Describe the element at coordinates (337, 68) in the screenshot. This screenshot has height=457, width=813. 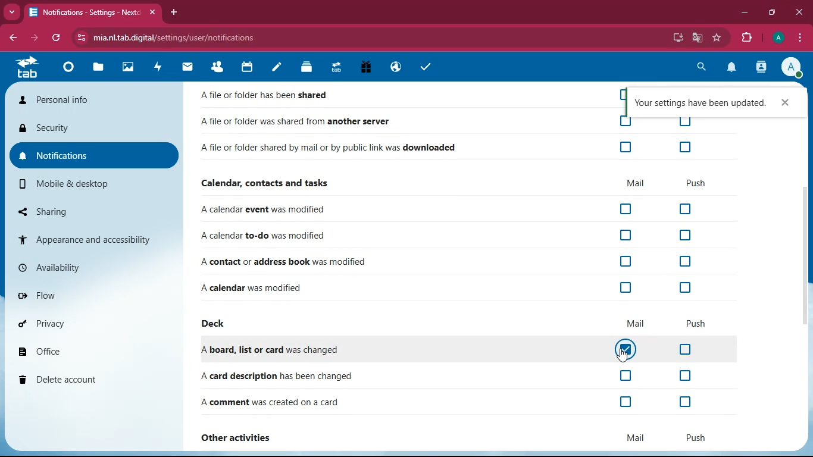
I see `Upgrade` at that location.